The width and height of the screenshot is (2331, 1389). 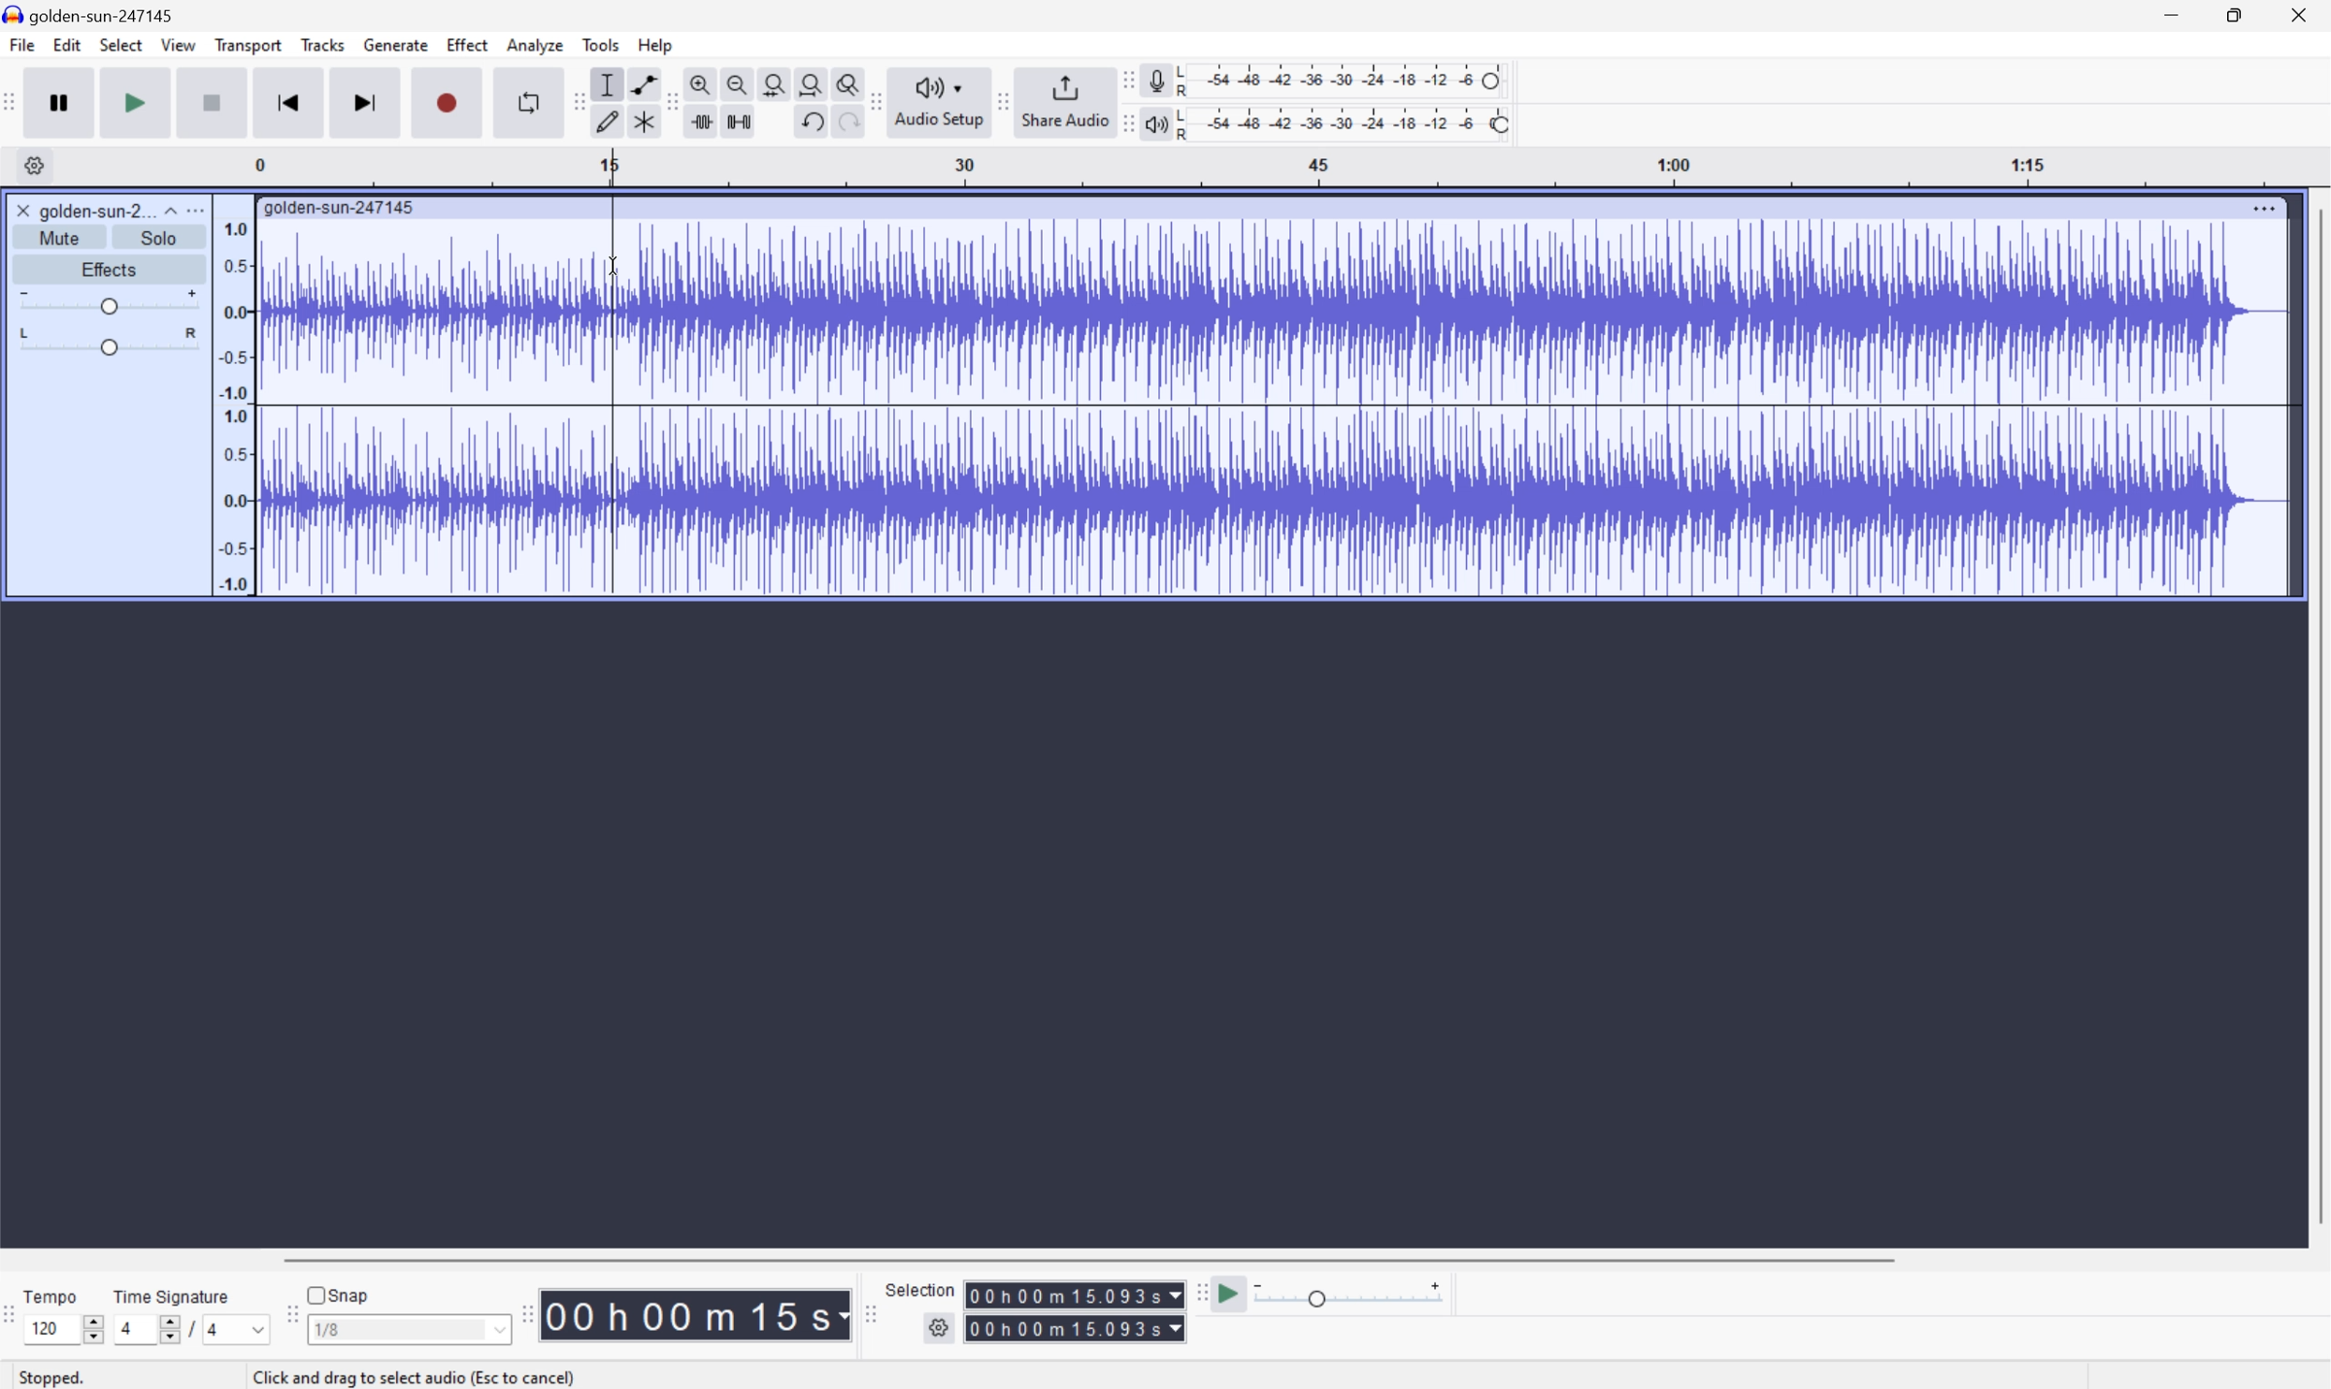 What do you see at coordinates (92, 212) in the screenshot?
I see `` at bounding box center [92, 212].